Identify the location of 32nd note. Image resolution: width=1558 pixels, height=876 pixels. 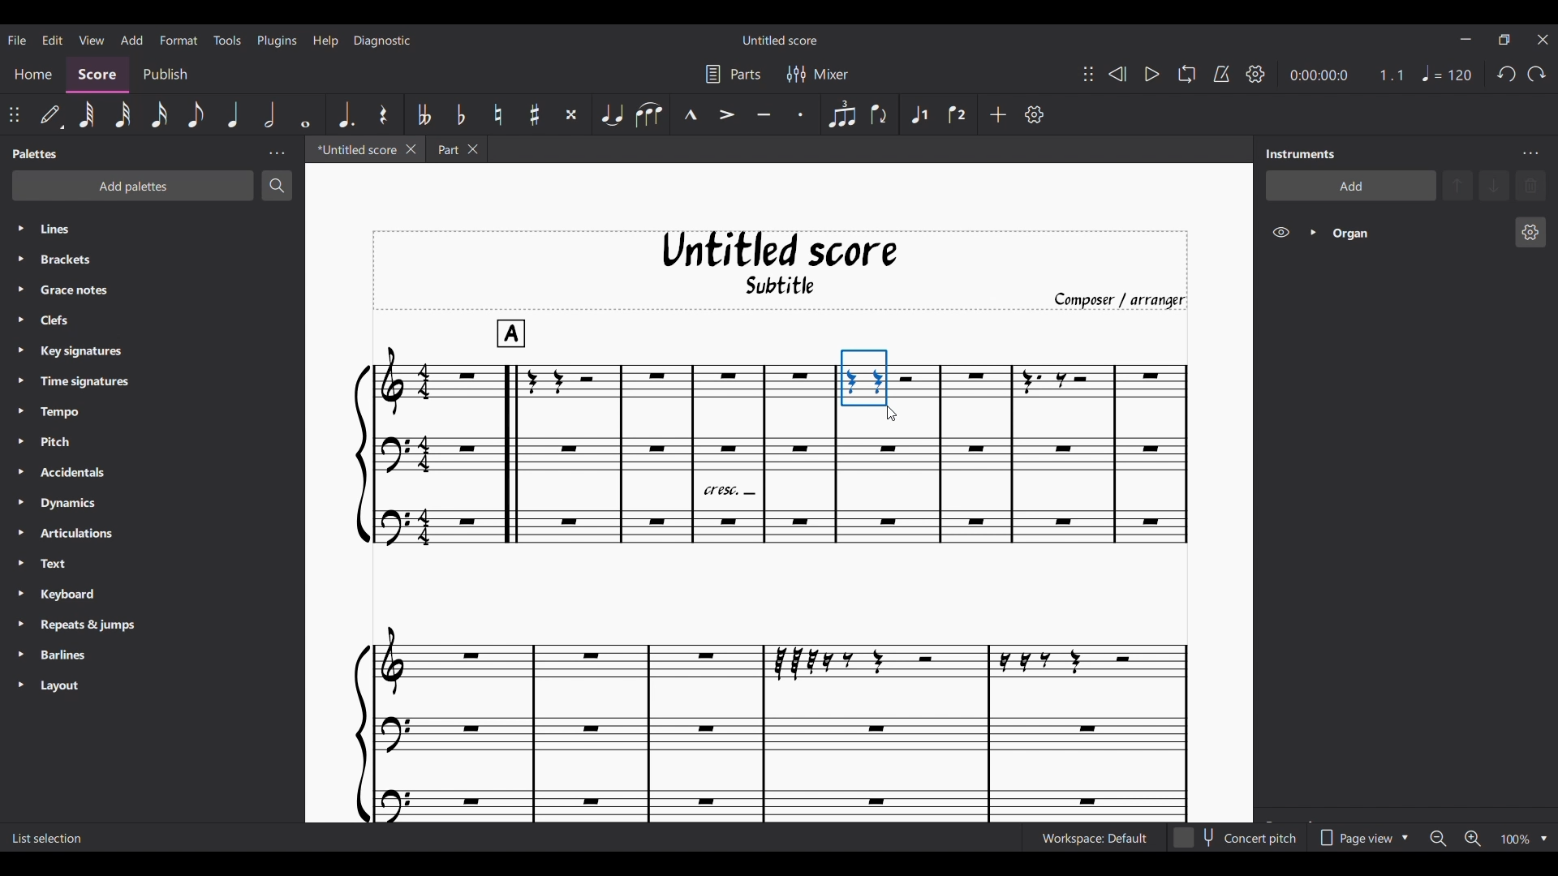
(123, 116).